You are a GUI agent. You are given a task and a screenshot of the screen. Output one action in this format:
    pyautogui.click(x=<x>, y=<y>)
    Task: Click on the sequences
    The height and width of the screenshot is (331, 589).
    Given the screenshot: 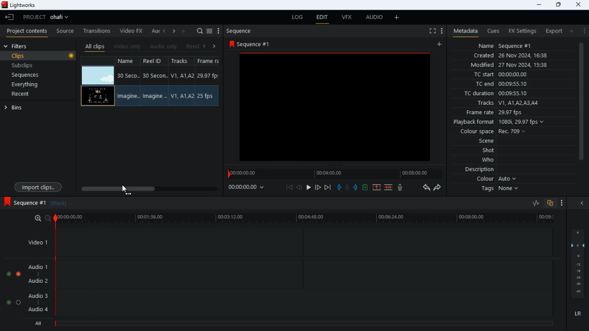 What is the action you would take?
    pyautogui.click(x=29, y=75)
    